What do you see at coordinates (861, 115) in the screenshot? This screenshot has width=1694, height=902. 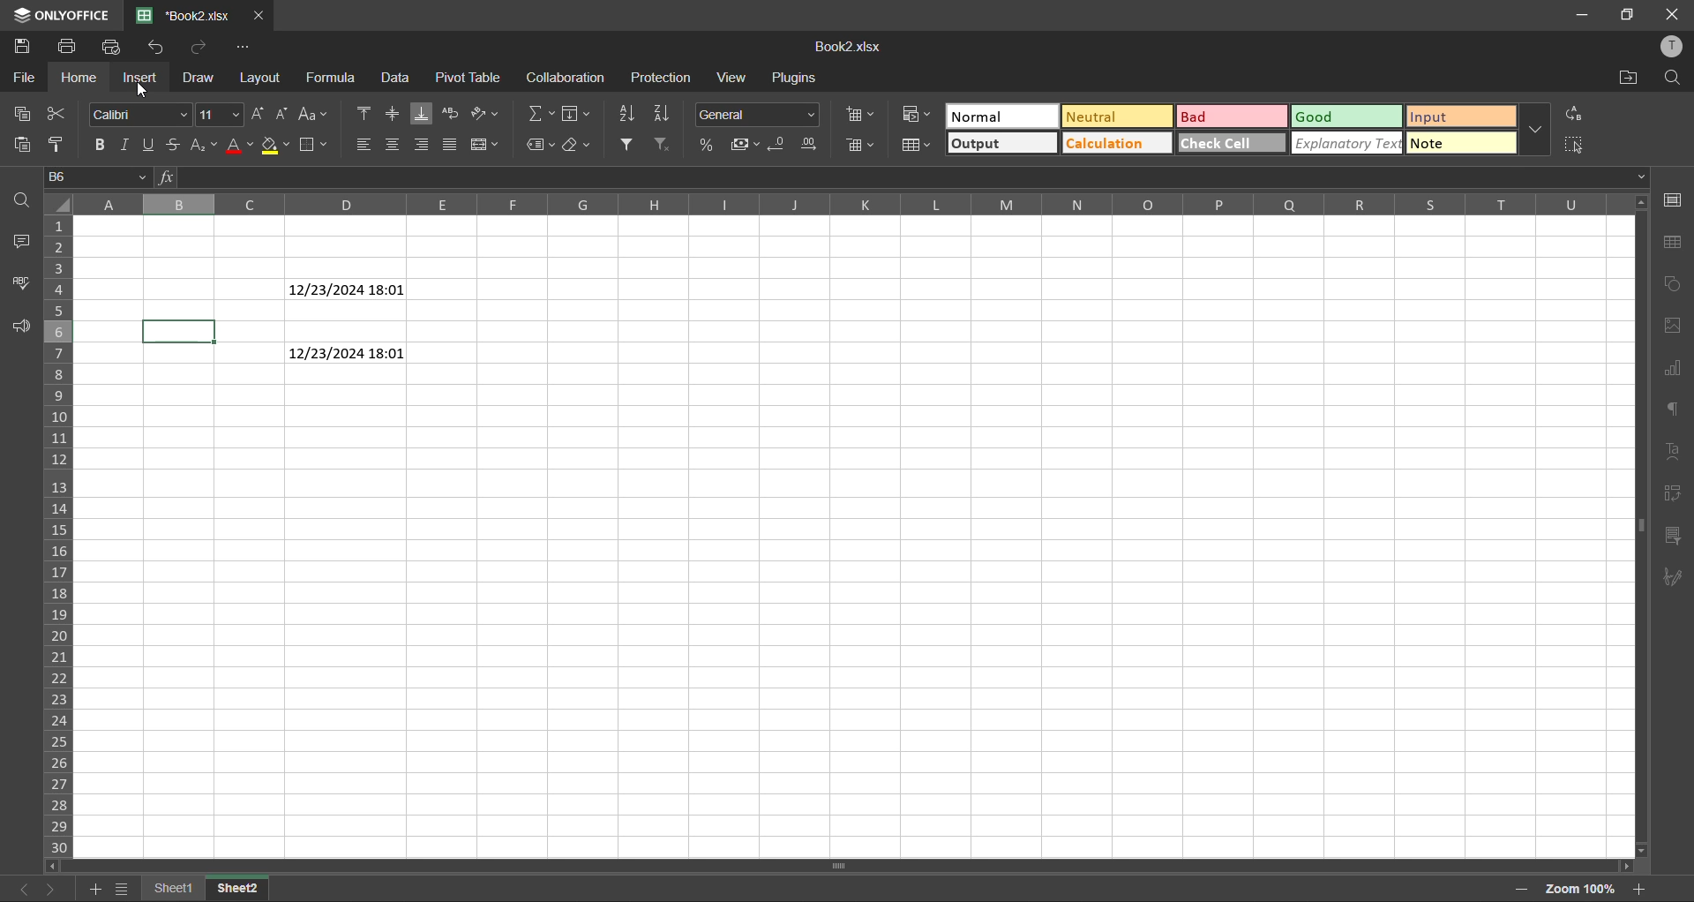 I see `insert cells` at bounding box center [861, 115].